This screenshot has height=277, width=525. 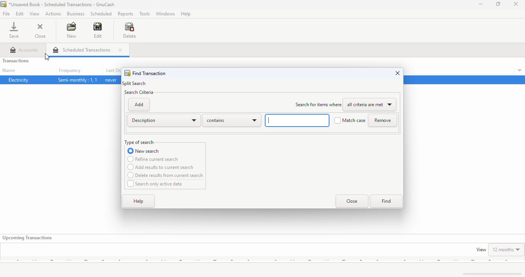 What do you see at coordinates (350, 120) in the screenshot?
I see `match case` at bounding box center [350, 120].